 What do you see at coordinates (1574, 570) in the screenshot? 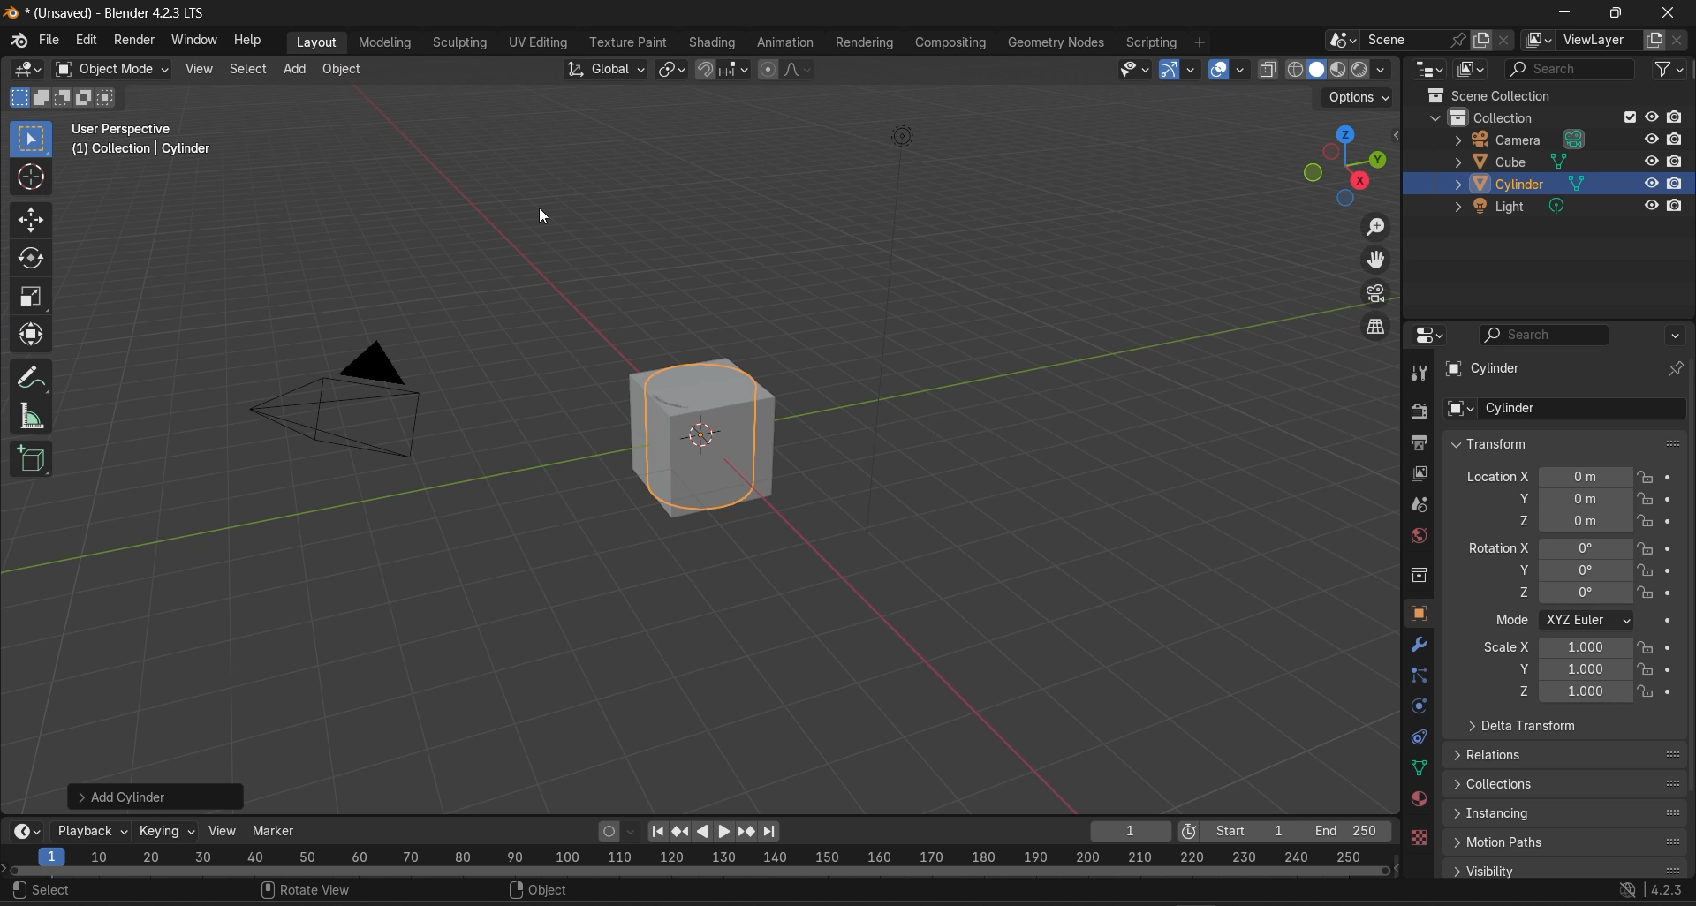
I see `rotation y` at bounding box center [1574, 570].